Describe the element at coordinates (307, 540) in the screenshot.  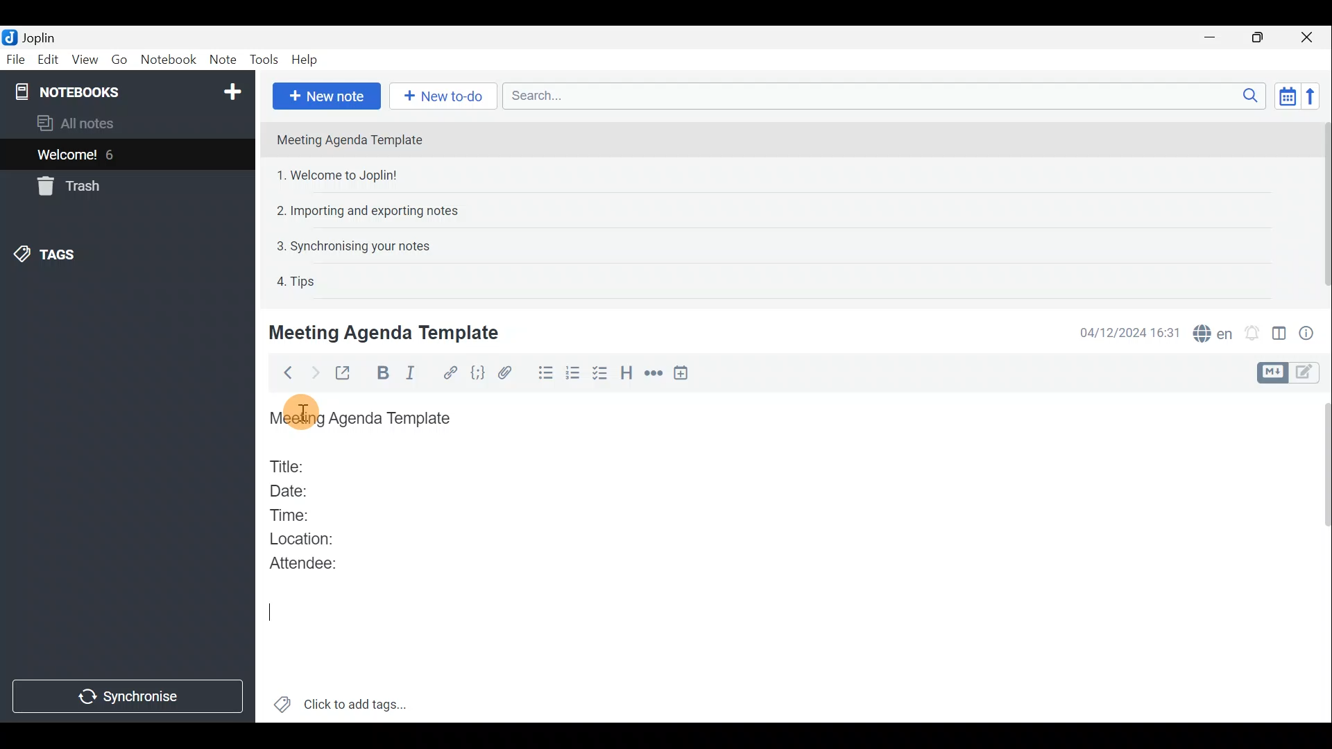
I see `Location:` at that location.